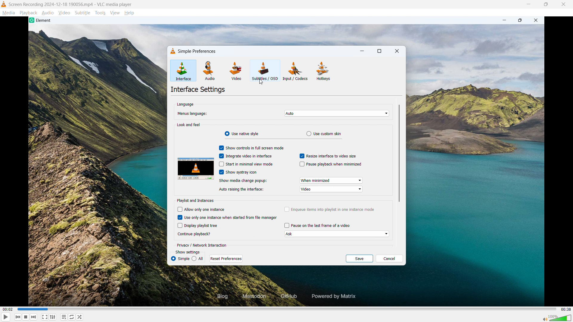 Image resolution: width=573 pixels, height=322 pixels. What do you see at coordinates (48, 13) in the screenshot?
I see `Audio ` at bounding box center [48, 13].